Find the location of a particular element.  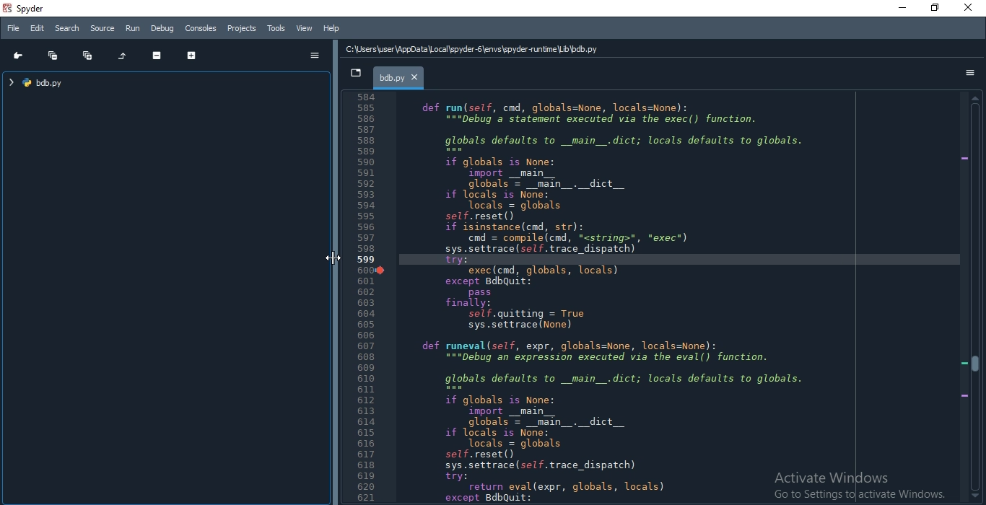

options is located at coordinates (972, 75).